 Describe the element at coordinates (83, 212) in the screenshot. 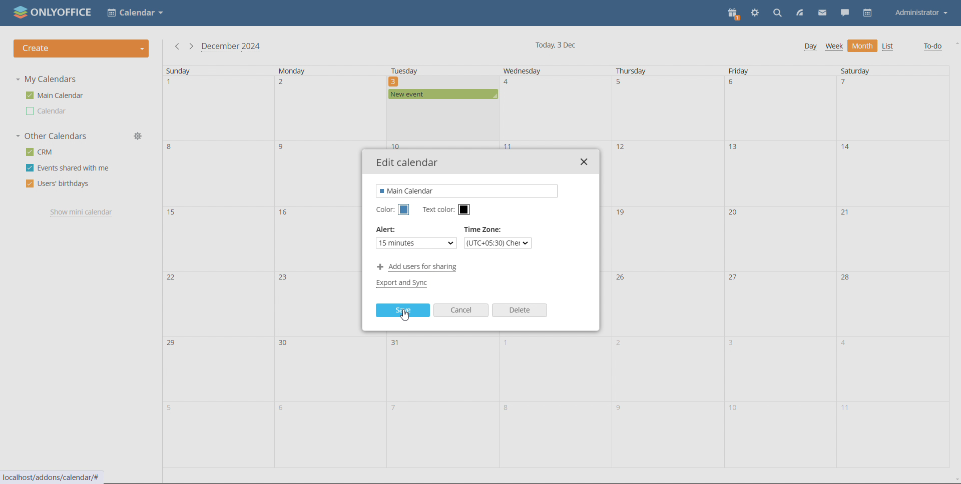

I see `show mini calendar` at that location.